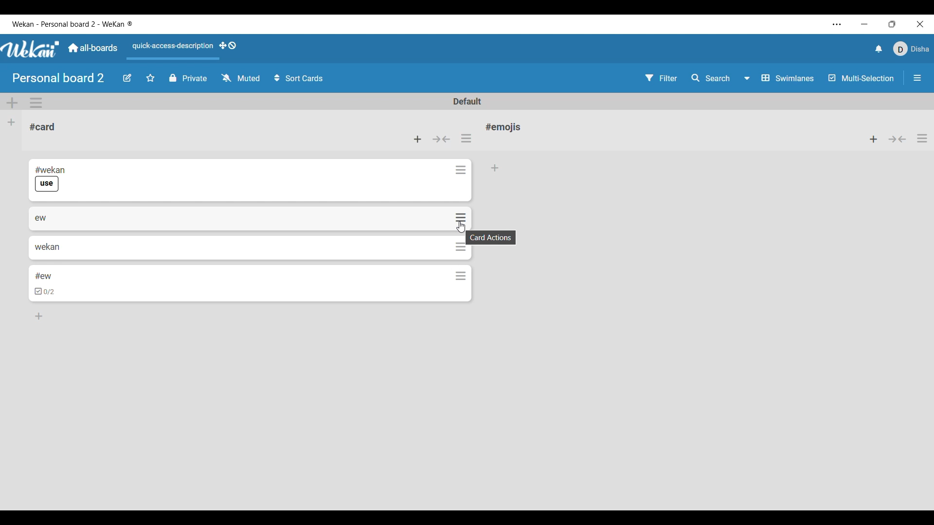 This screenshot has width=934, height=525. What do you see at coordinates (778, 78) in the screenshot?
I see `Swimlanes and other board view options` at bounding box center [778, 78].